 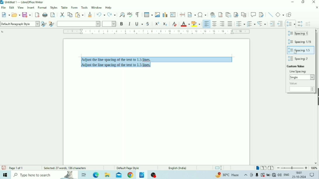 I want to click on Logo, so click(x=2, y=2).